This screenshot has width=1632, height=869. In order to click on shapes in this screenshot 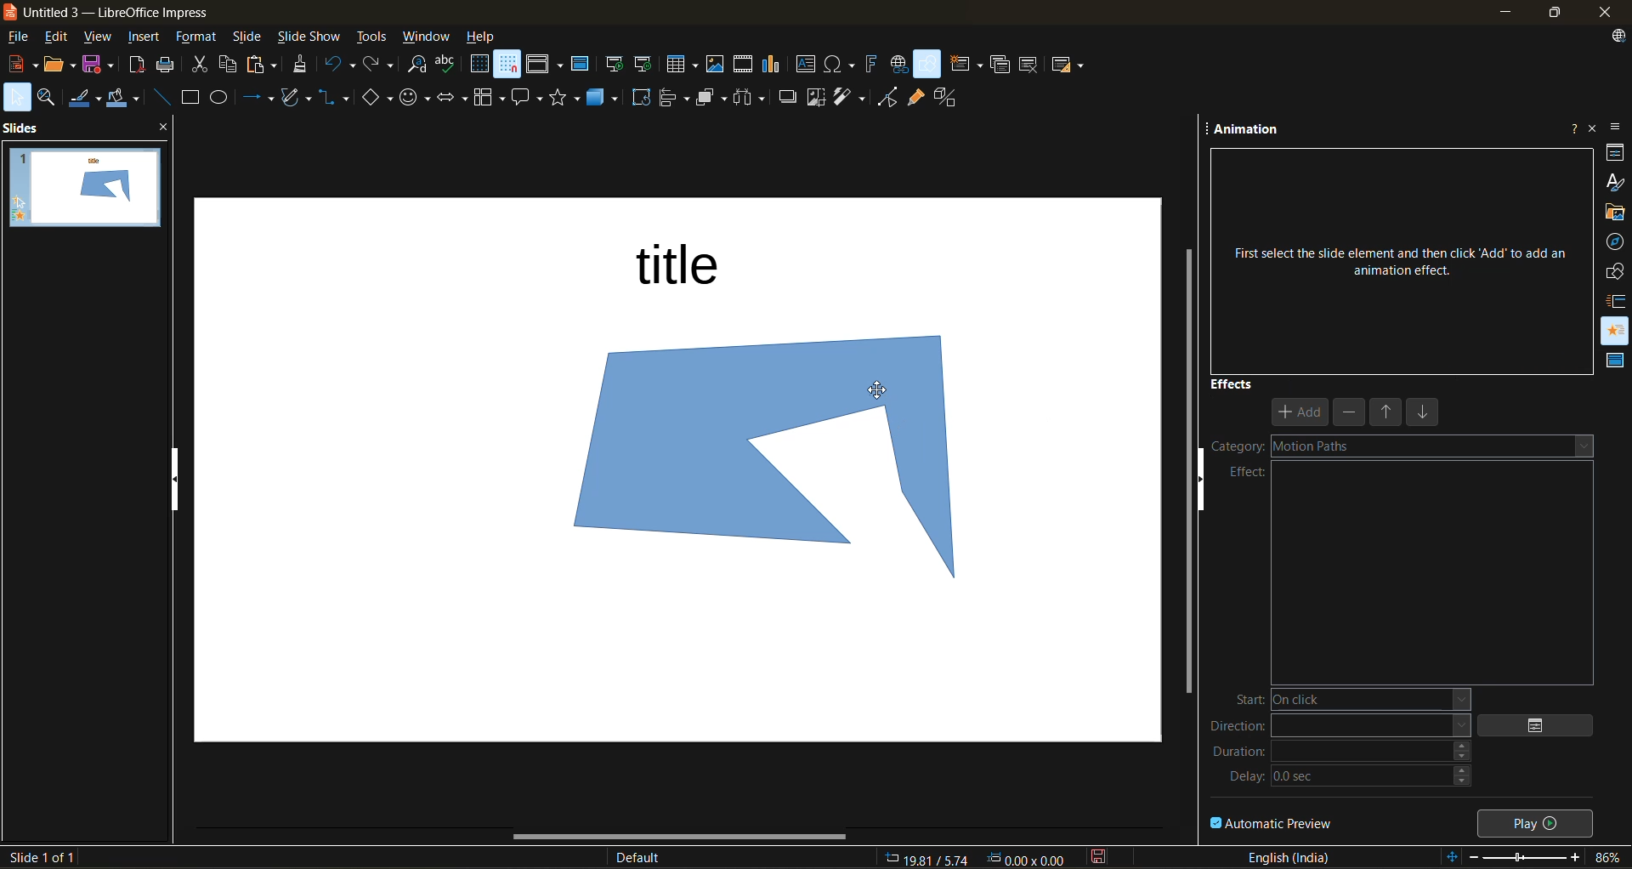, I will do `click(1612, 269)`.